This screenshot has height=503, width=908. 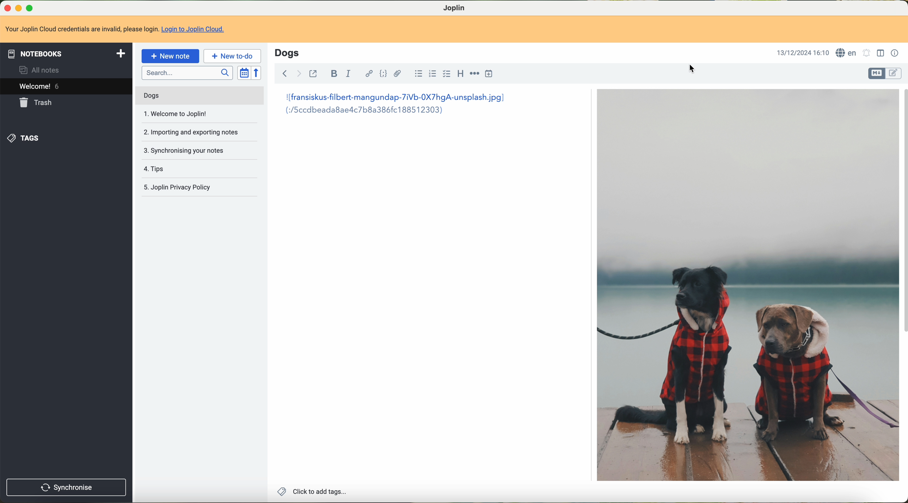 I want to click on new to-do, so click(x=233, y=56).